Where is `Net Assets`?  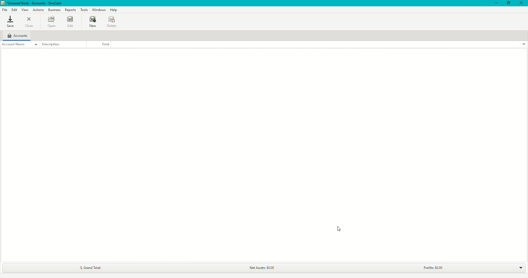
Net Assets is located at coordinates (261, 268).